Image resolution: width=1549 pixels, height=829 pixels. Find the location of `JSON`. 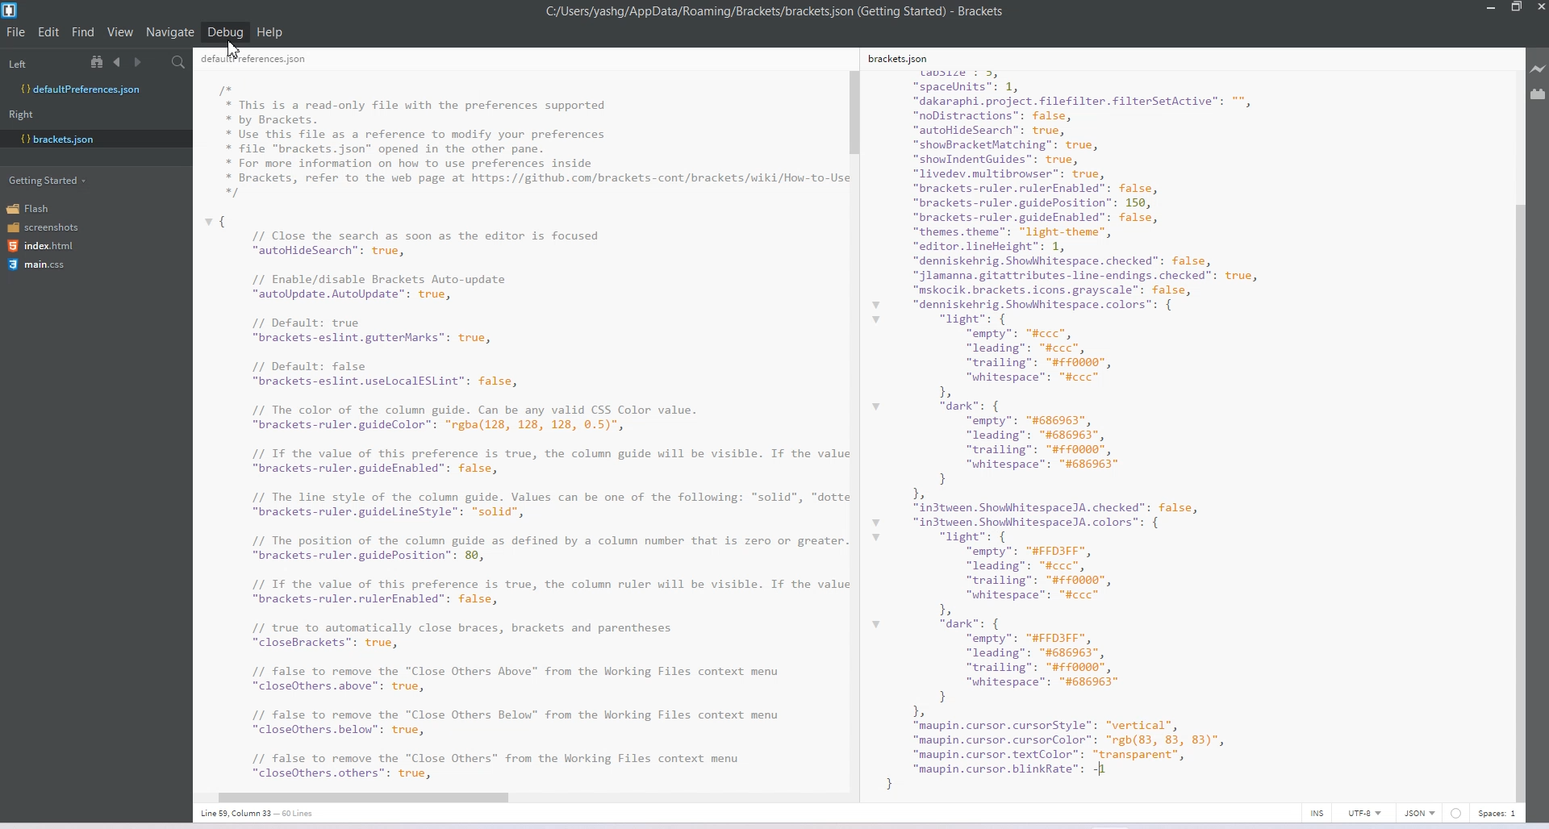

JSON is located at coordinates (1421, 813).